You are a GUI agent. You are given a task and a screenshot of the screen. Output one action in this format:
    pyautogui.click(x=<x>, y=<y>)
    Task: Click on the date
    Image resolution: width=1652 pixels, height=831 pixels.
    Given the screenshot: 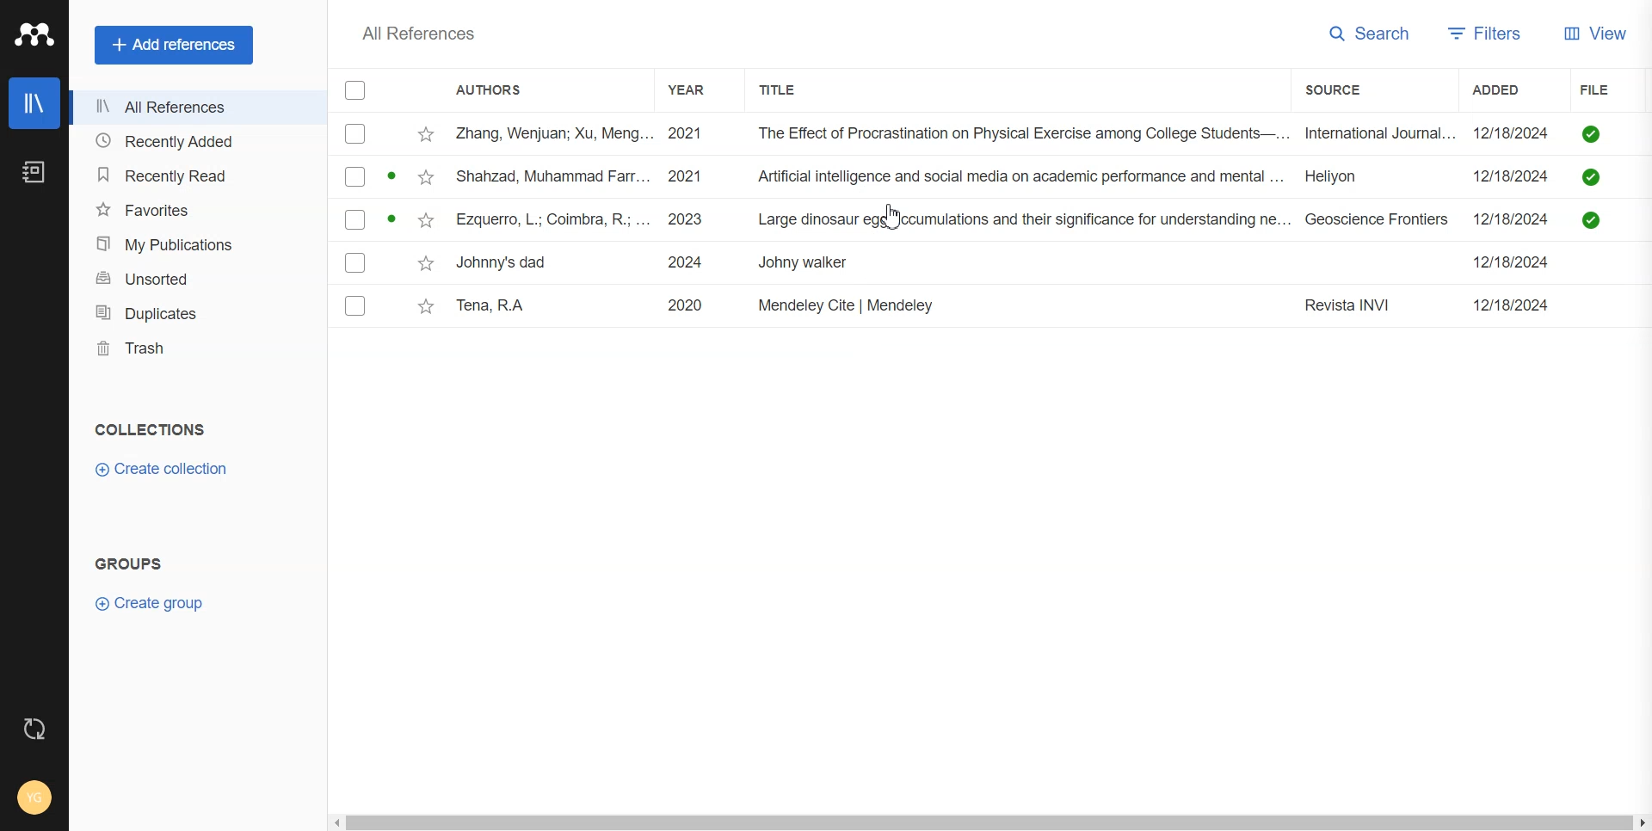 What is the action you would take?
    pyautogui.click(x=1512, y=219)
    